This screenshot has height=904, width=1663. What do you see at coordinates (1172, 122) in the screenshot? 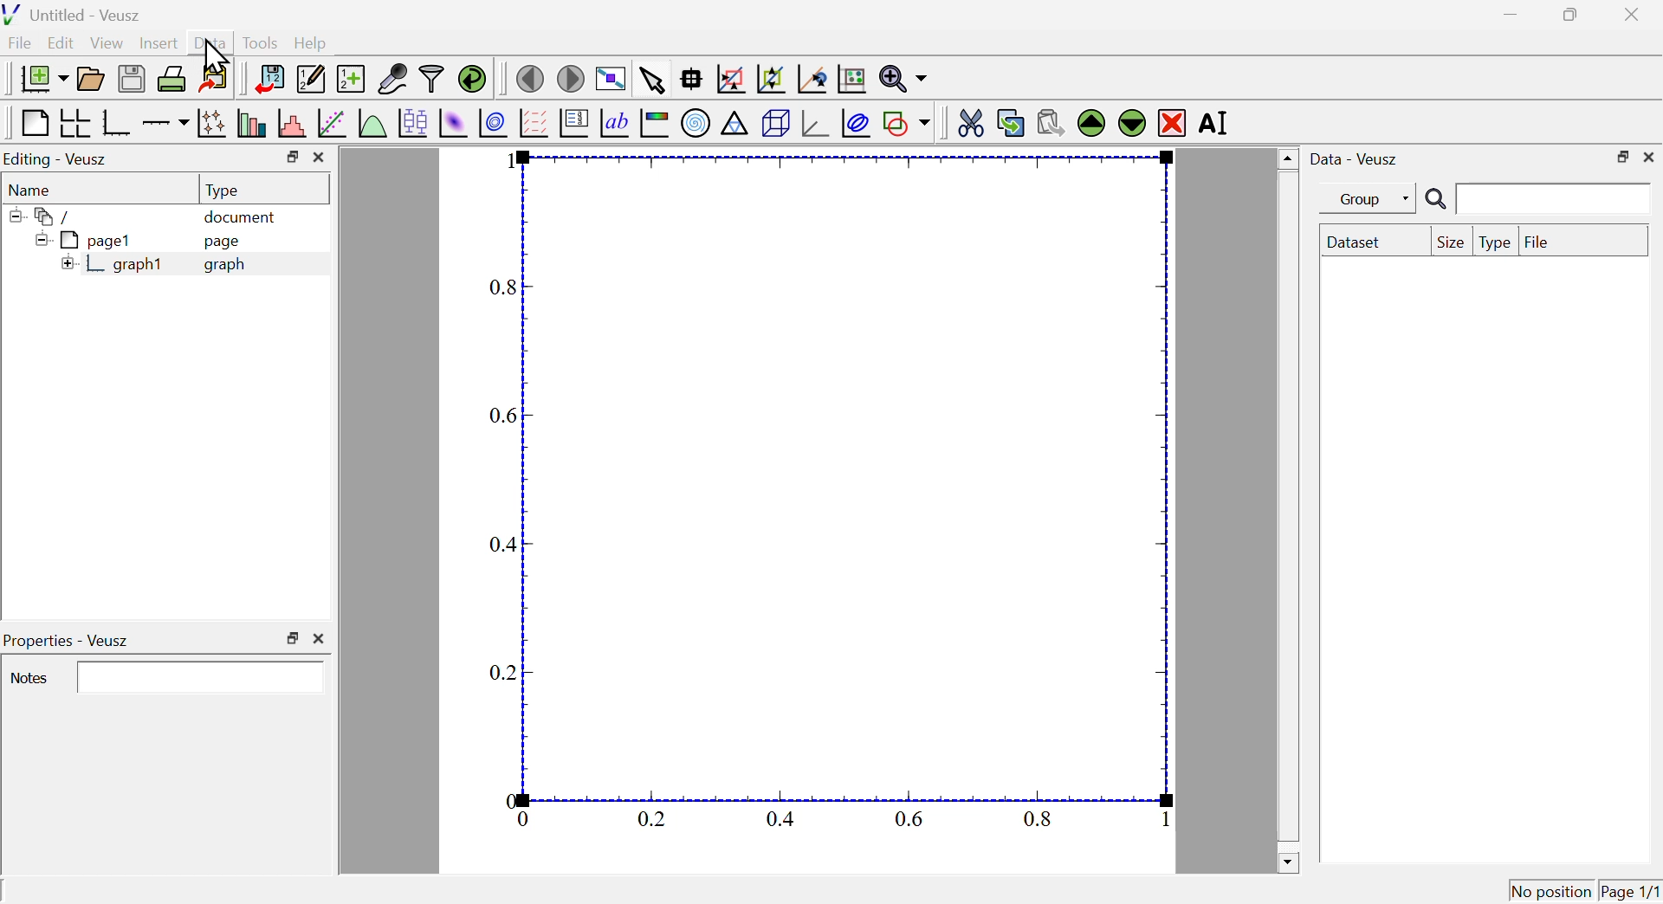
I see `remove the selected widget` at bounding box center [1172, 122].